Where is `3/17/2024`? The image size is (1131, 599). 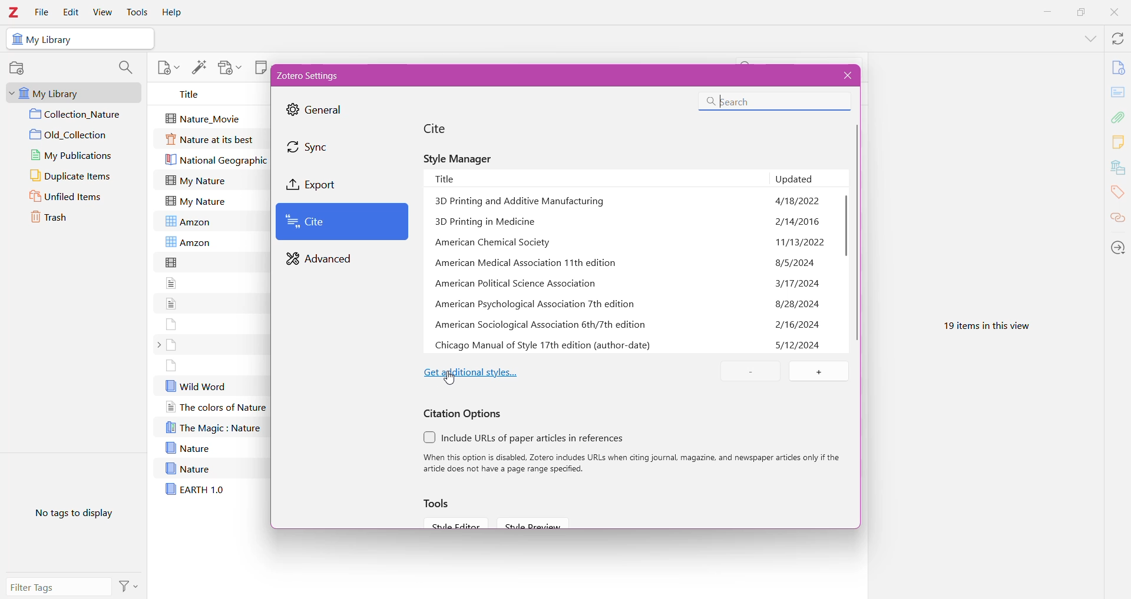 3/17/2024 is located at coordinates (798, 284).